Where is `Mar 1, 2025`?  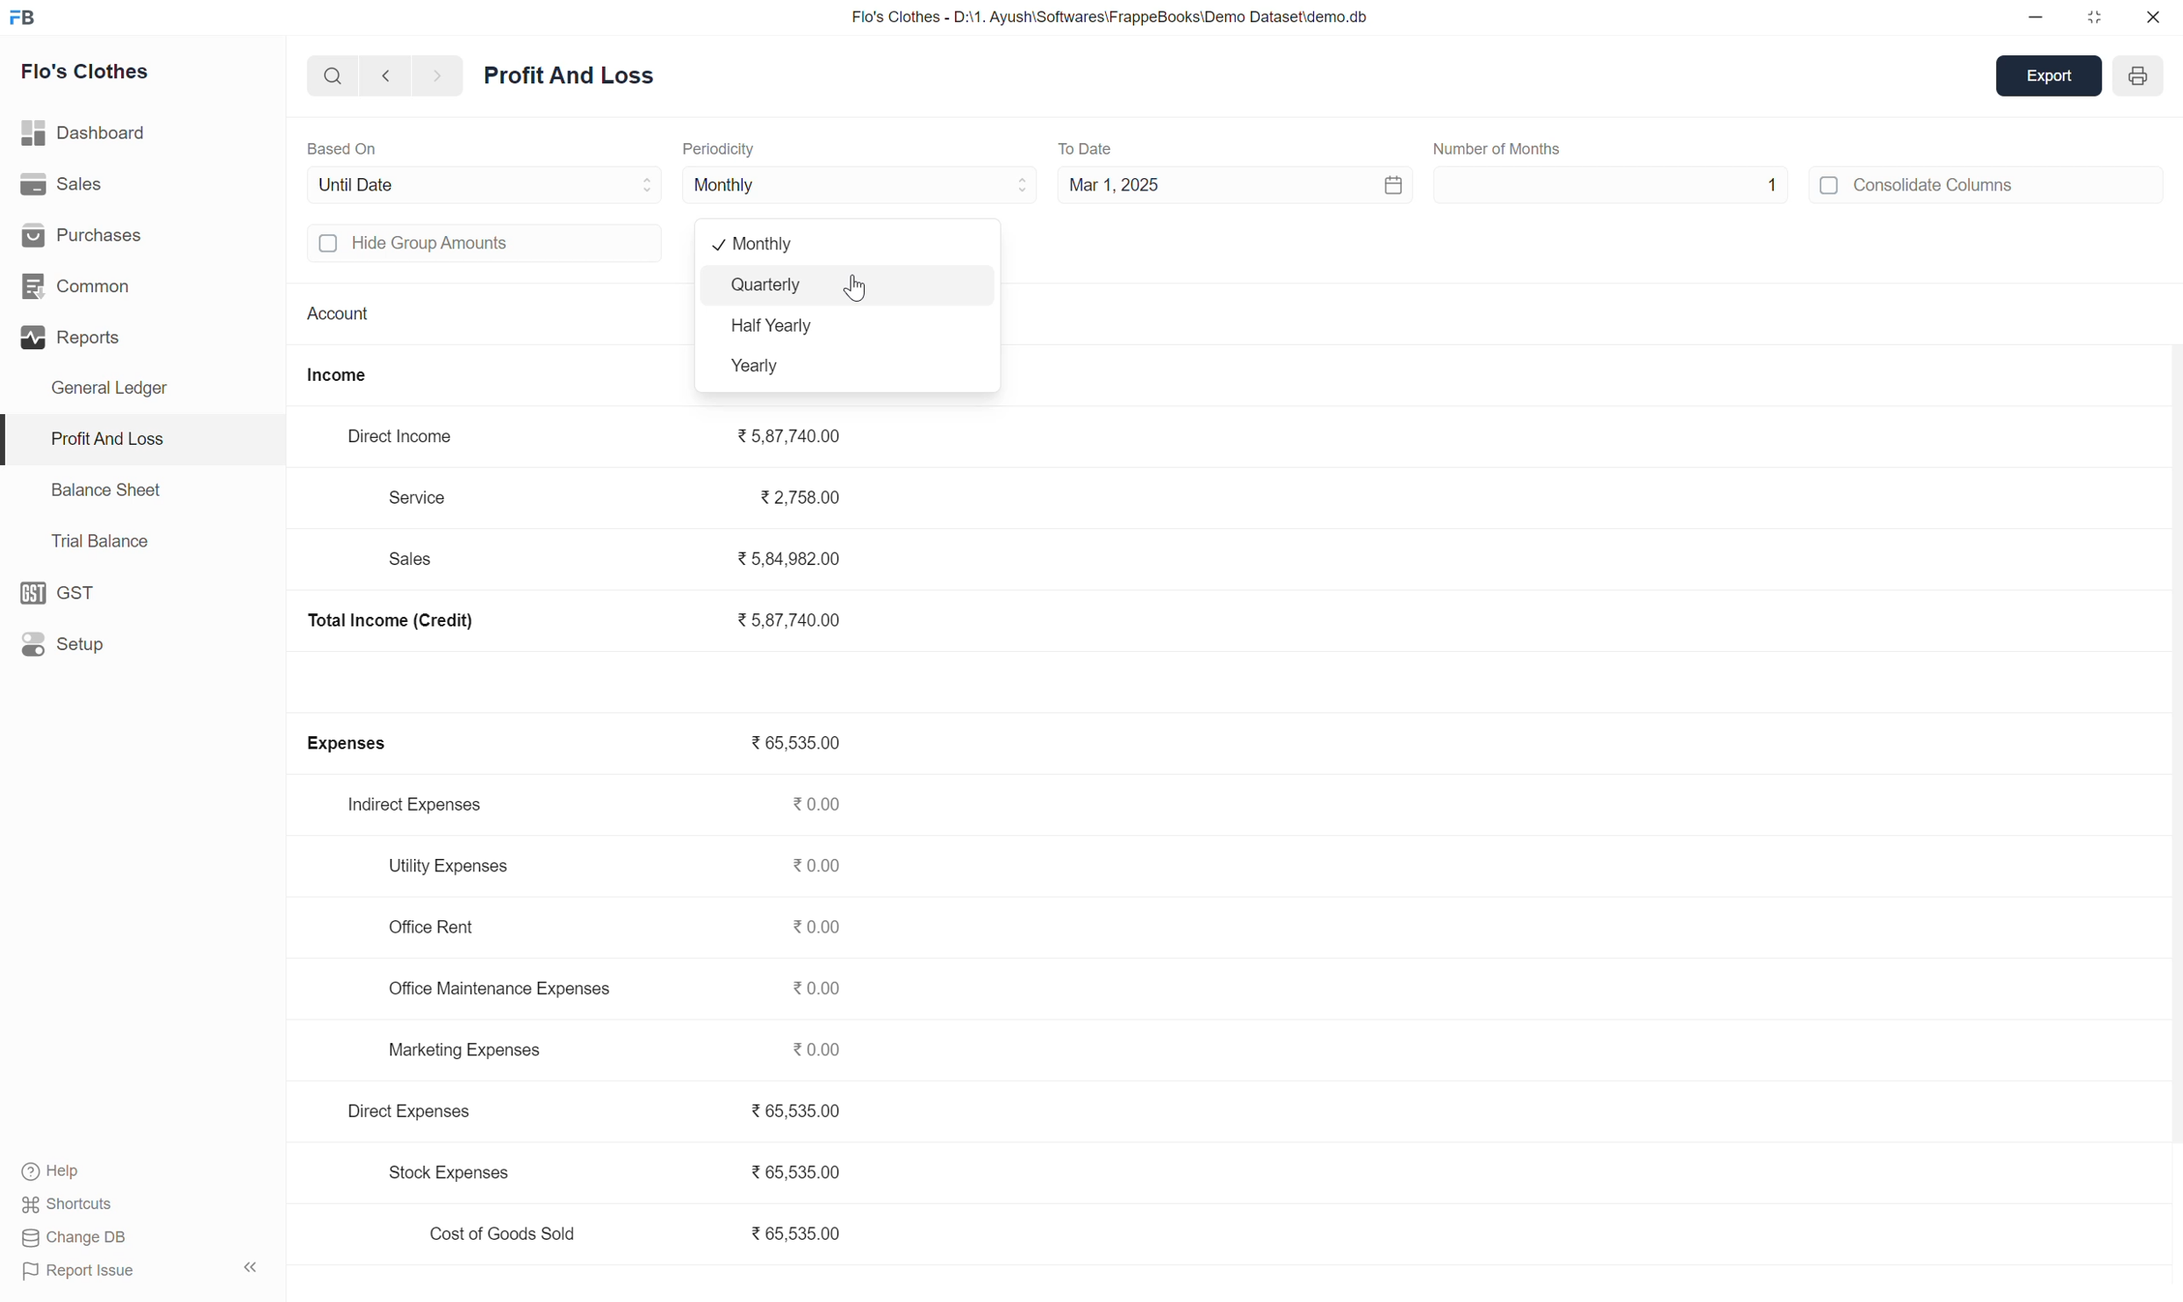
Mar 1, 2025 is located at coordinates (1119, 184).